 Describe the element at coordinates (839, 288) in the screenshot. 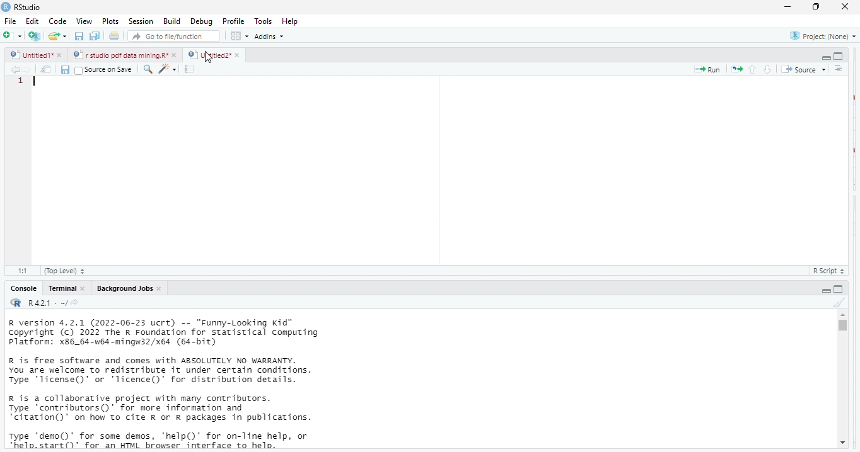

I see `hide console` at that location.